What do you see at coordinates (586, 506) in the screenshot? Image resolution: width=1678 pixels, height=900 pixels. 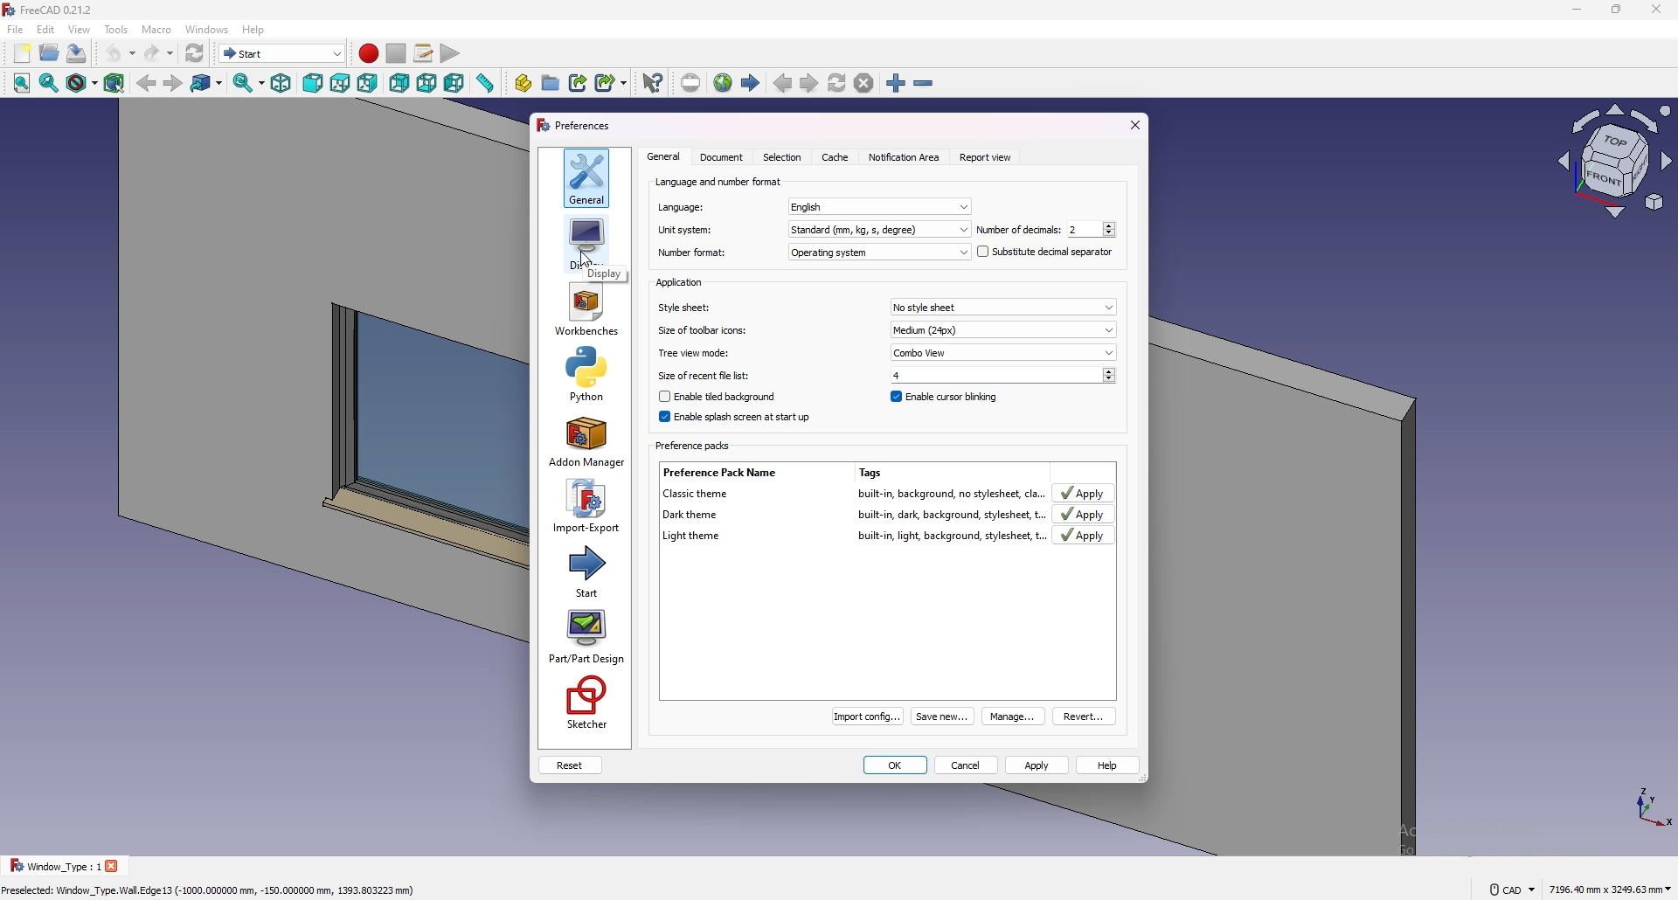 I see `import-export` at bounding box center [586, 506].